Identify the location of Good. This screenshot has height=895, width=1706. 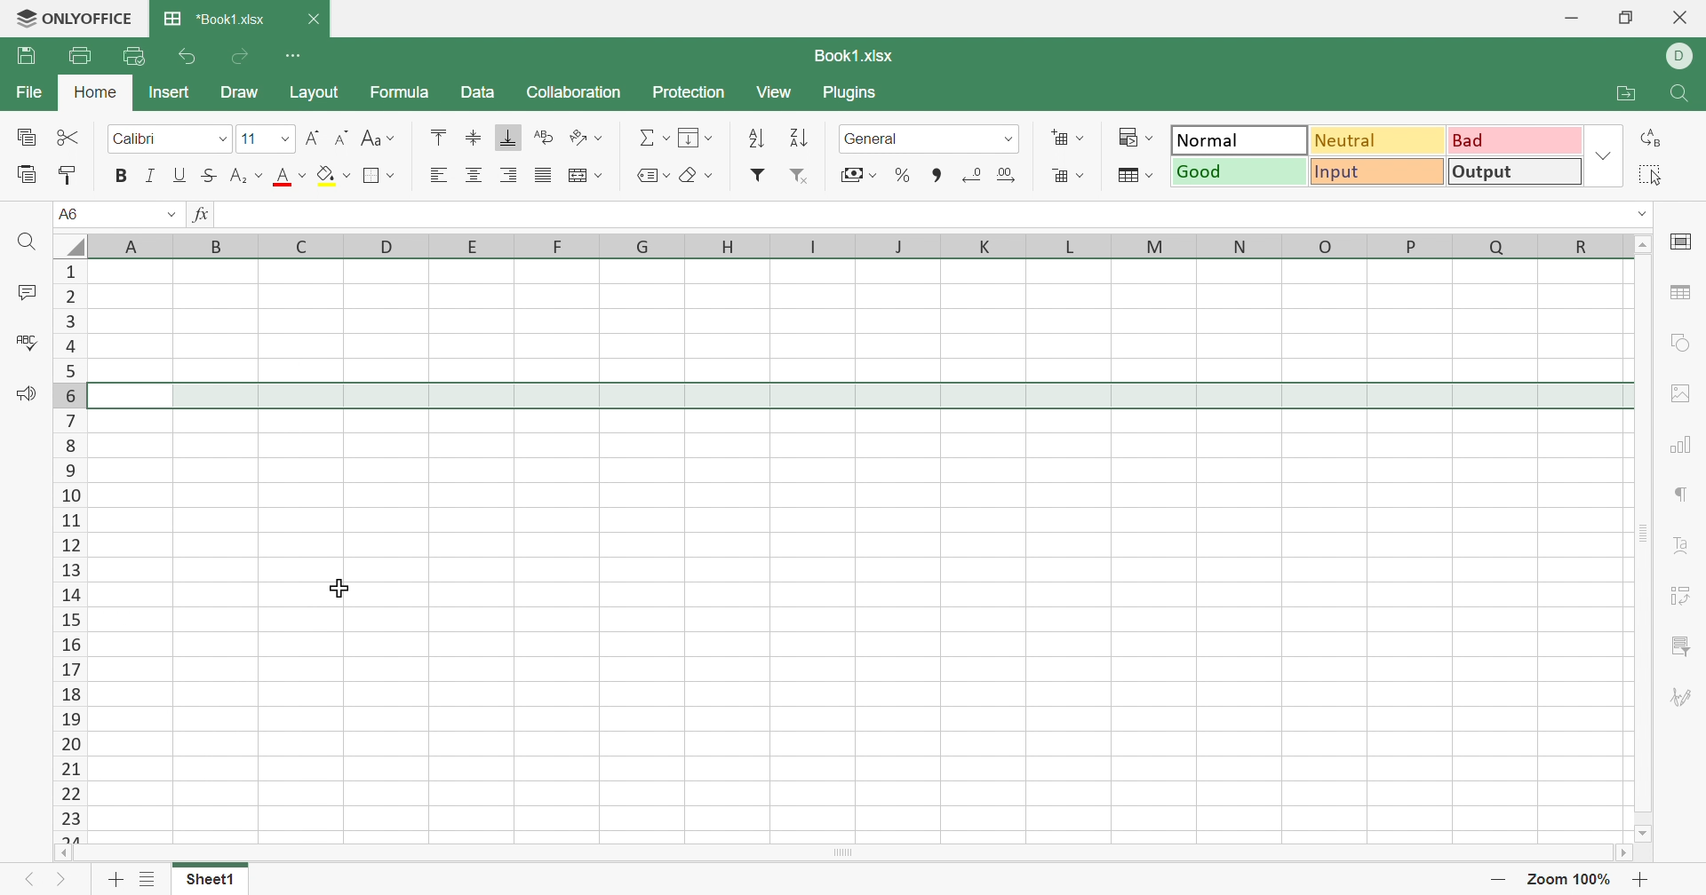
(1240, 172).